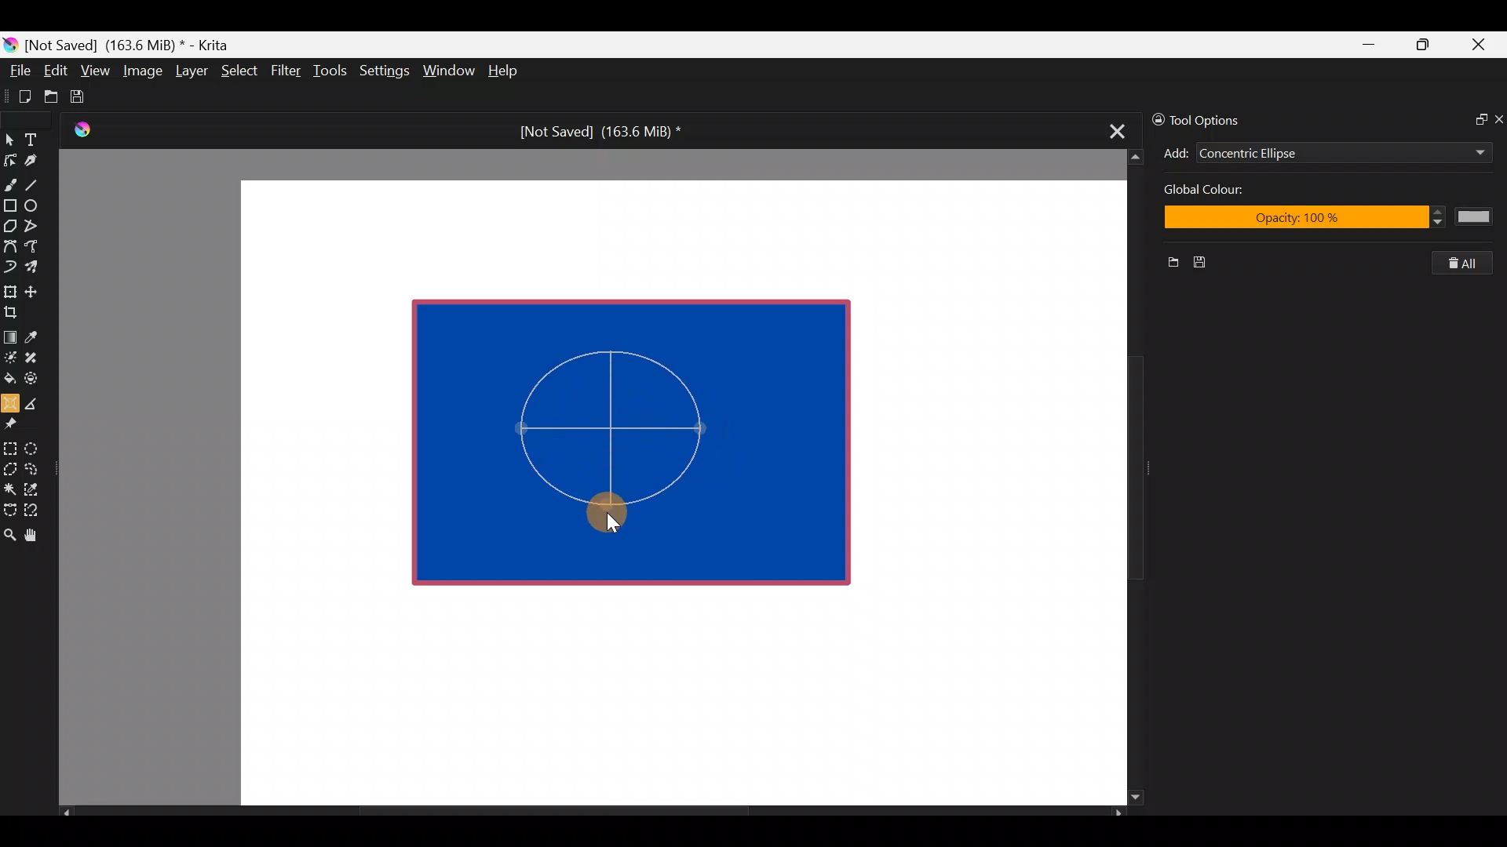 This screenshot has height=847, width=1507. What do you see at coordinates (52, 99) in the screenshot?
I see `Open an existing document` at bounding box center [52, 99].